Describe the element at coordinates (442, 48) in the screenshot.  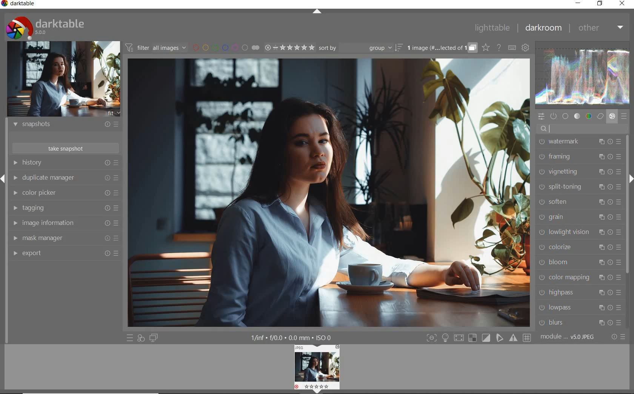
I see `grouped images` at that location.